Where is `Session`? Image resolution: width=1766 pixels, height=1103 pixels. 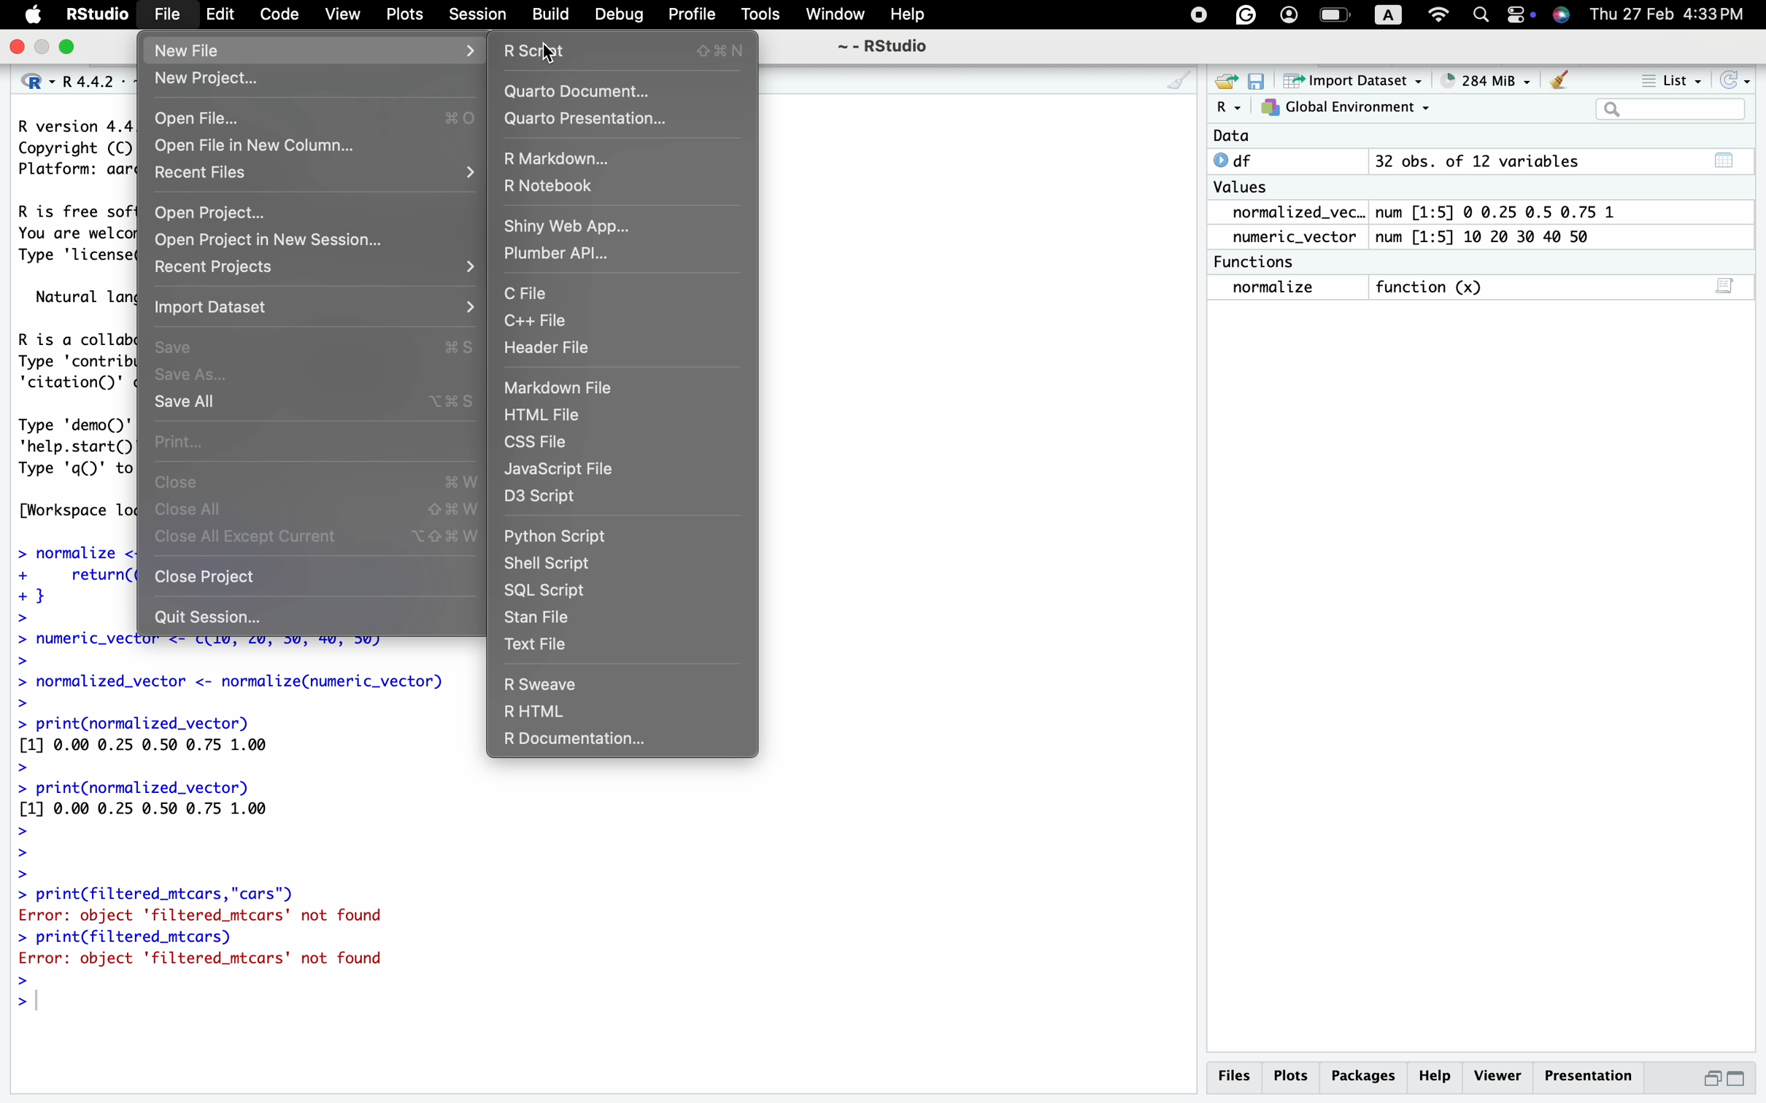
Session is located at coordinates (480, 14).